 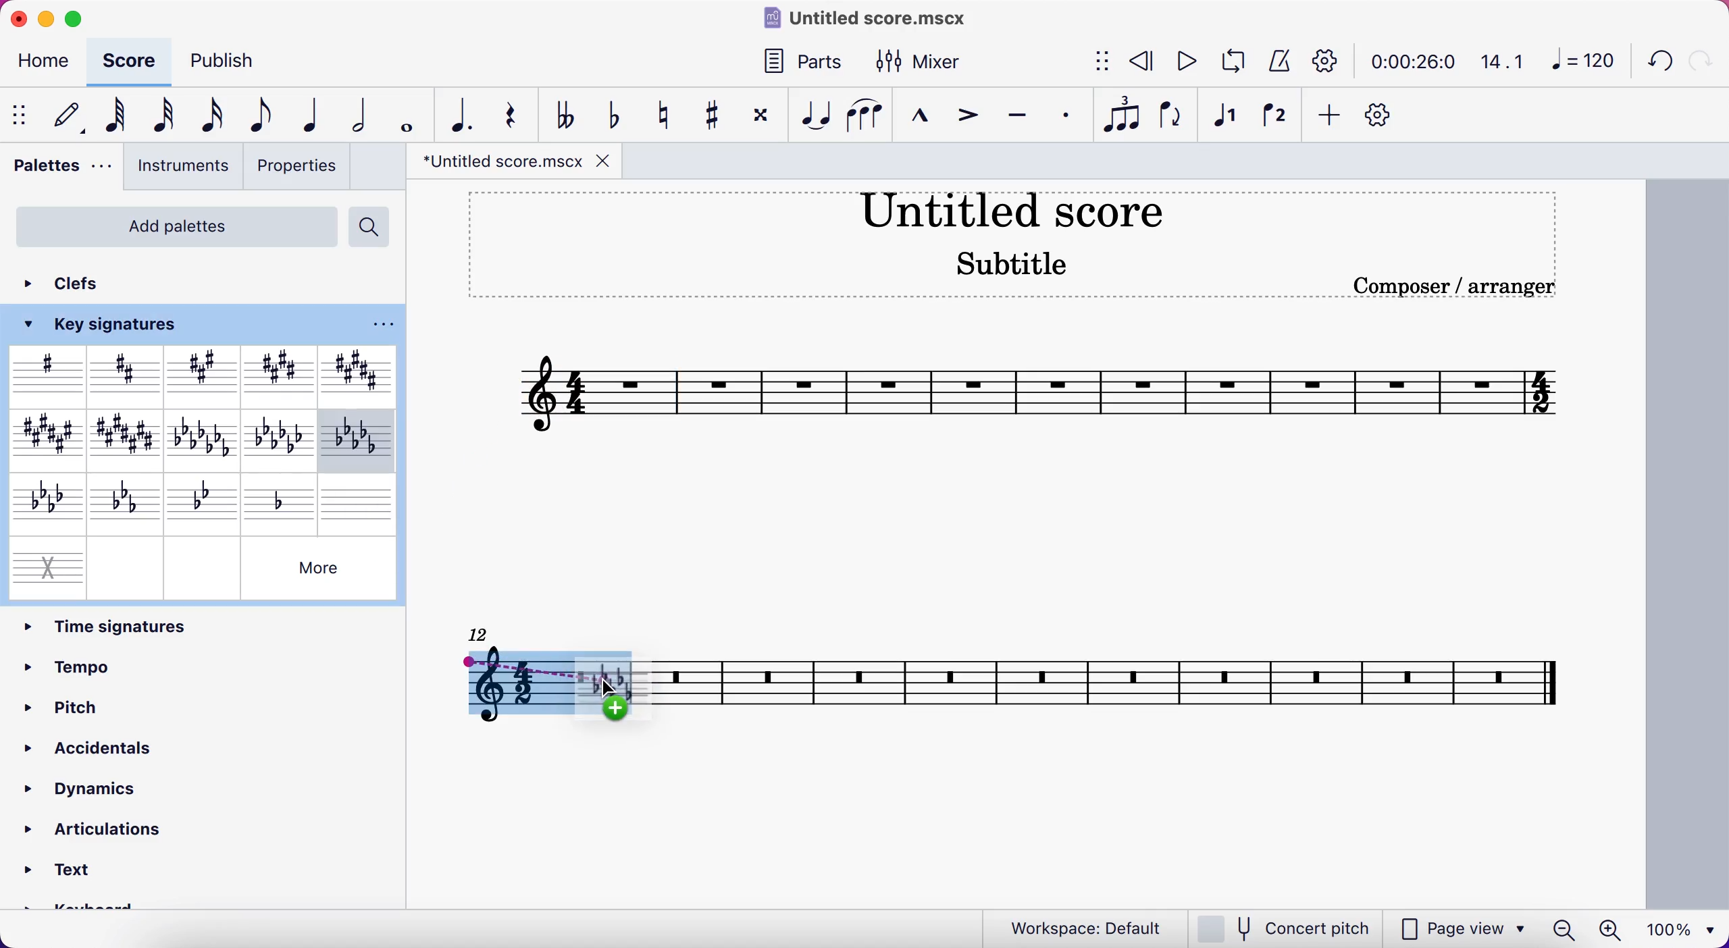 I want to click on toggle doble sharp, so click(x=760, y=115).